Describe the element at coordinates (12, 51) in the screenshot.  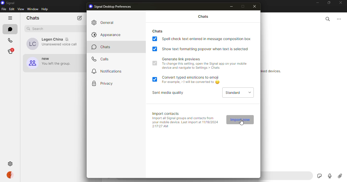
I see `stories` at that location.